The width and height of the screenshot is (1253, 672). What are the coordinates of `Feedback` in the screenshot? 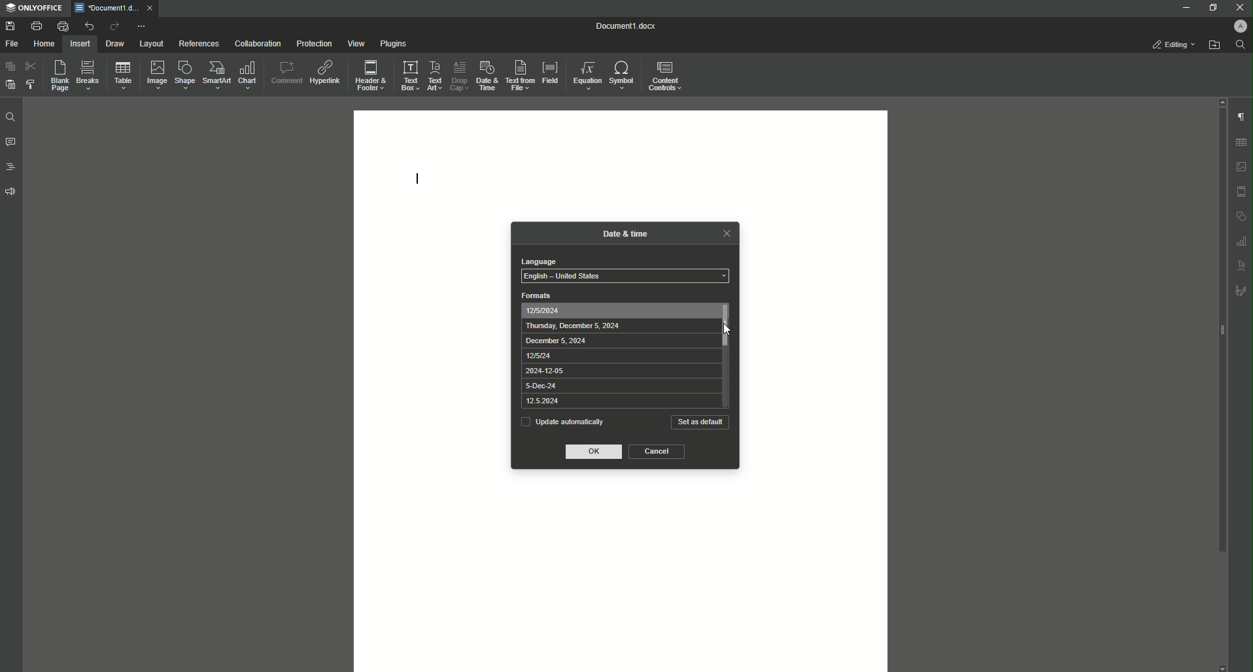 It's located at (12, 192).